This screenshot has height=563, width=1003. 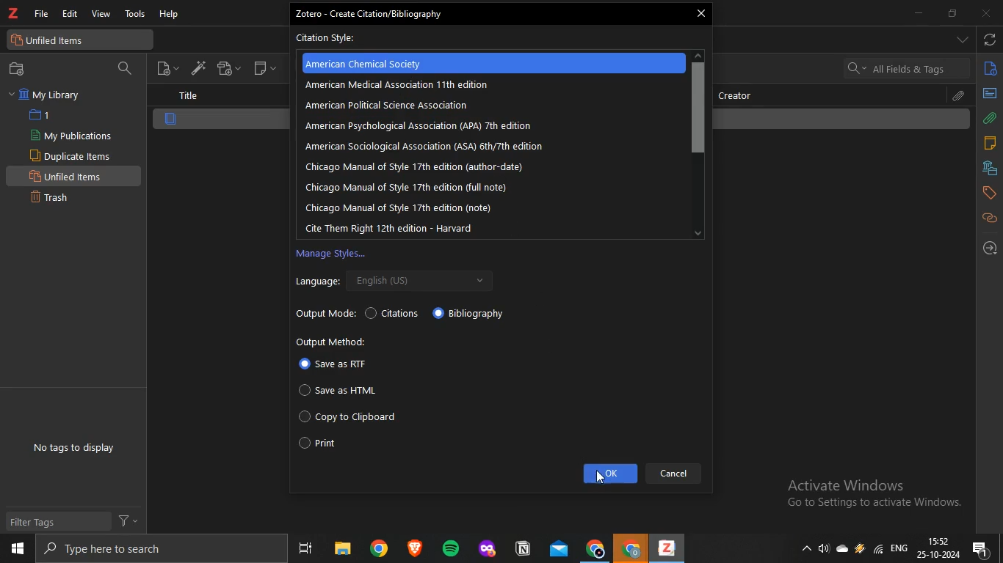 I want to click on close, so click(x=985, y=14).